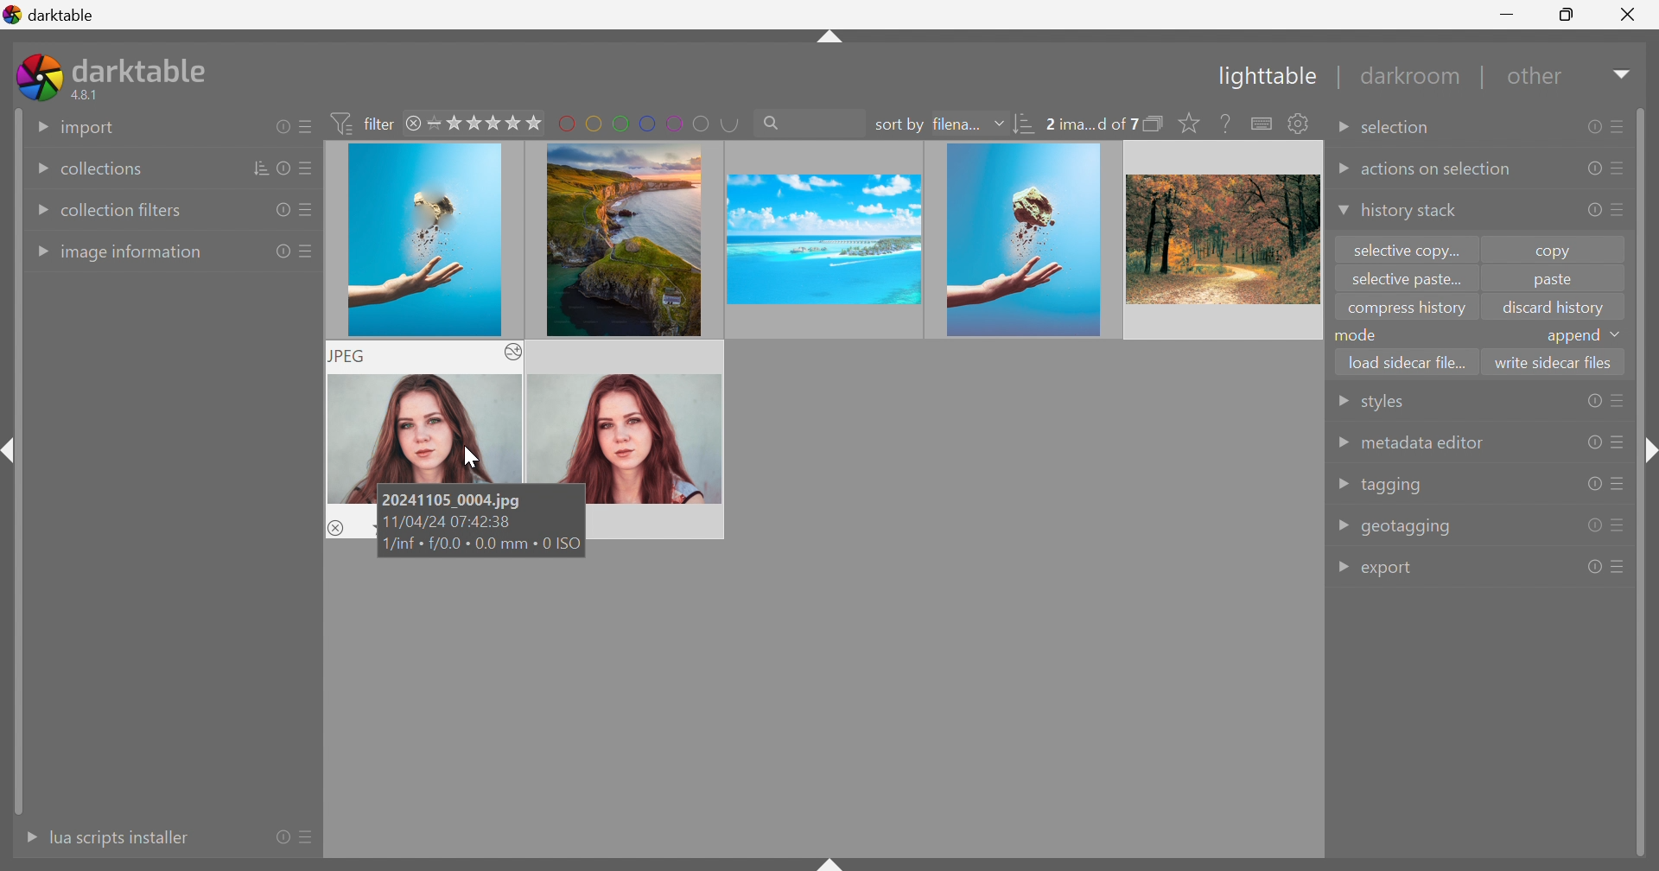 Image resolution: width=1659 pixels, height=871 pixels. What do you see at coordinates (38, 125) in the screenshot?
I see `Drop Down` at bounding box center [38, 125].